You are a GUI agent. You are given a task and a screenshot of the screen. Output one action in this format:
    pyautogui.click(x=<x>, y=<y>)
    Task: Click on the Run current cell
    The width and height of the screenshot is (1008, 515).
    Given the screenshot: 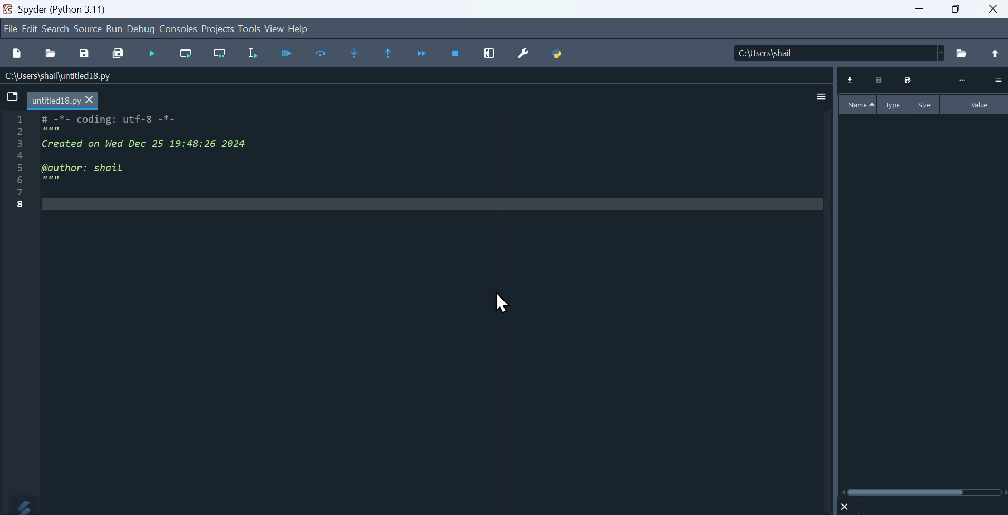 What is the action you would take?
    pyautogui.click(x=186, y=55)
    